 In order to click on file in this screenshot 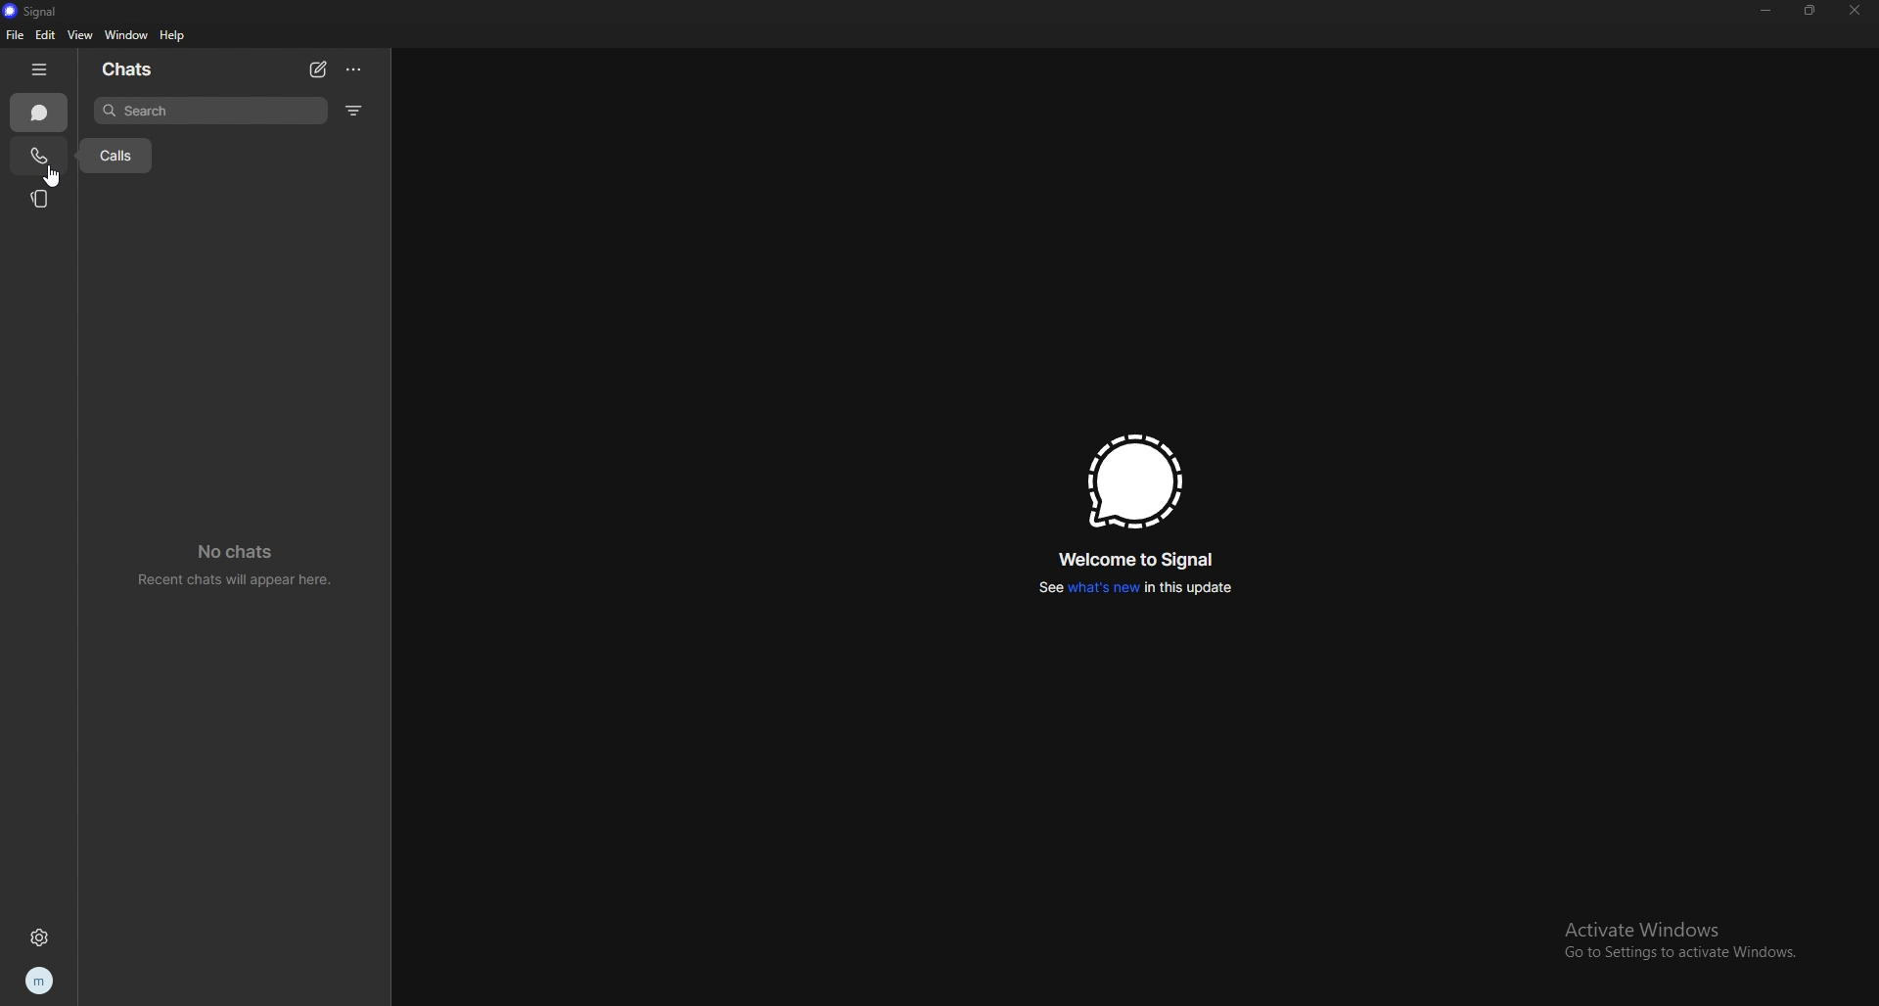, I will do `click(16, 35)`.